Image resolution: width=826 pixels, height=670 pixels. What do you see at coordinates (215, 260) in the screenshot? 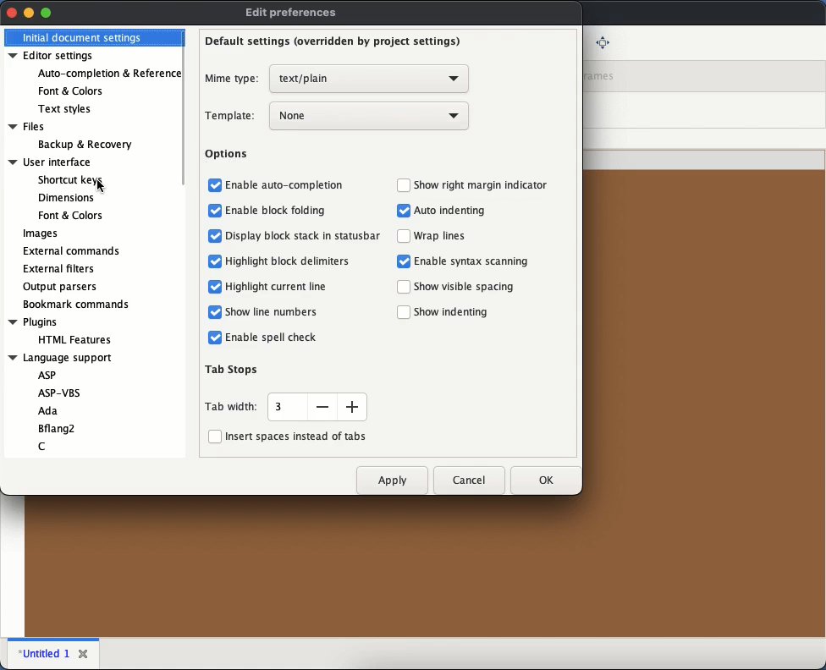
I see `checkbox enabled` at bounding box center [215, 260].